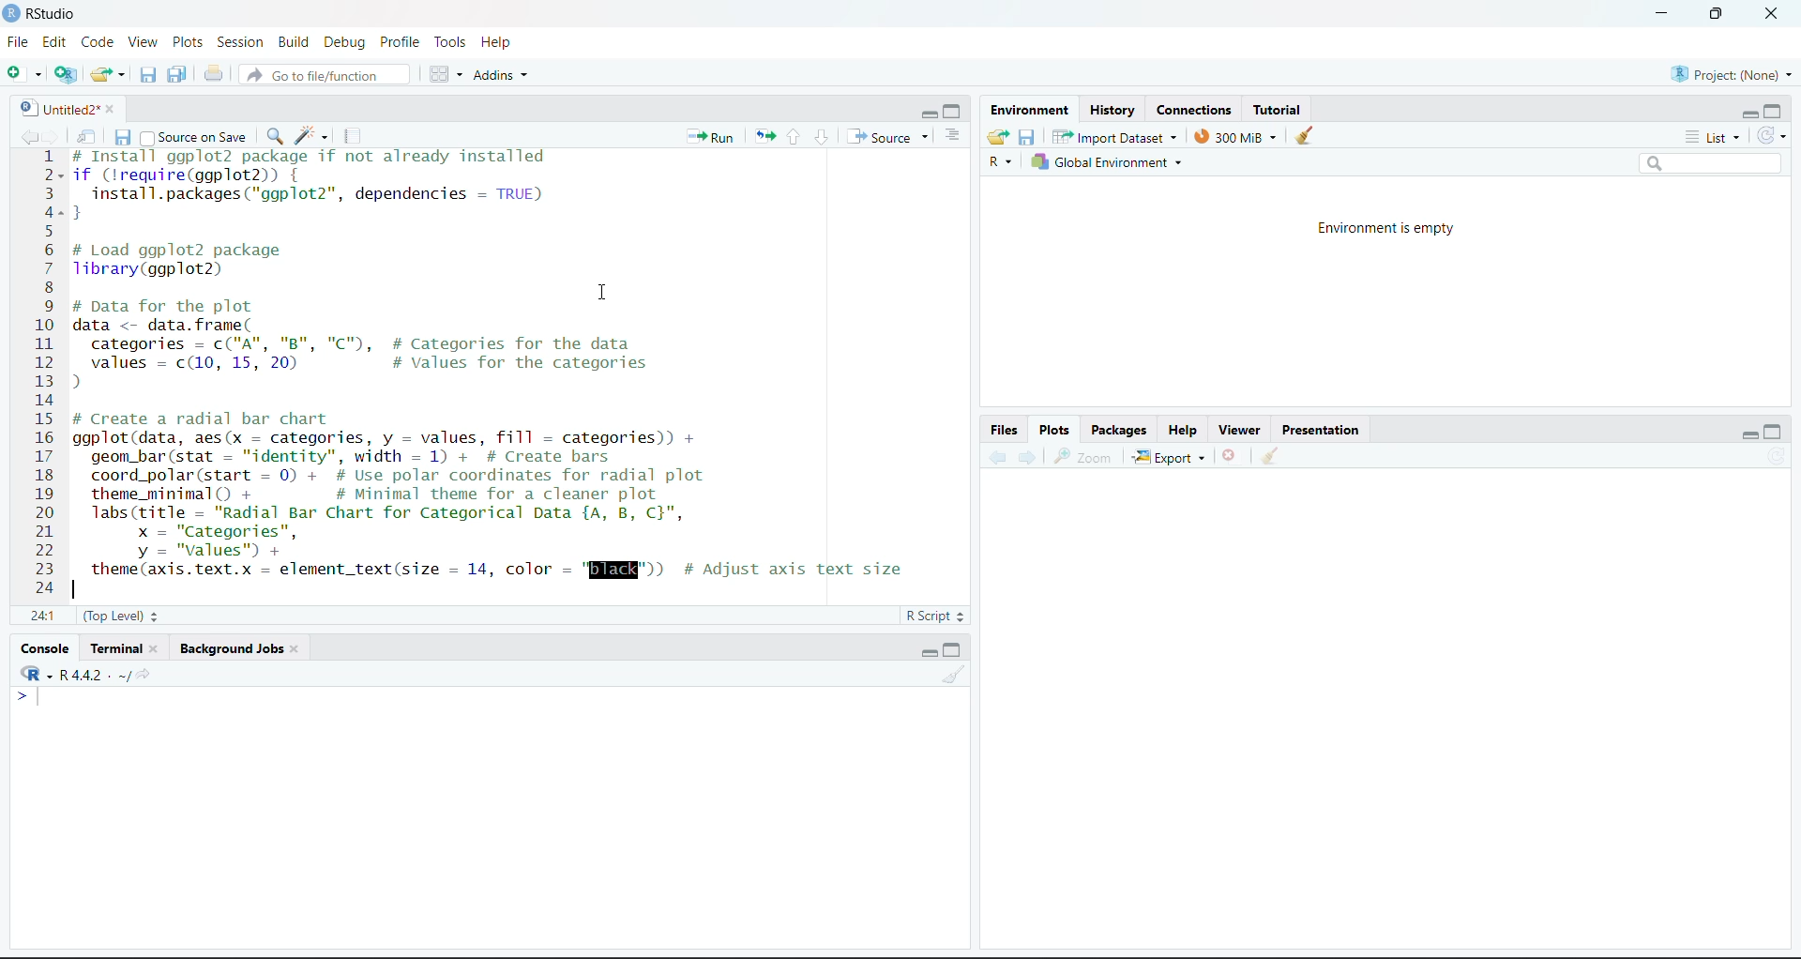  What do you see at coordinates (499, 41) in the screenshot?
I see `Help` at bounding box center [499, 41].